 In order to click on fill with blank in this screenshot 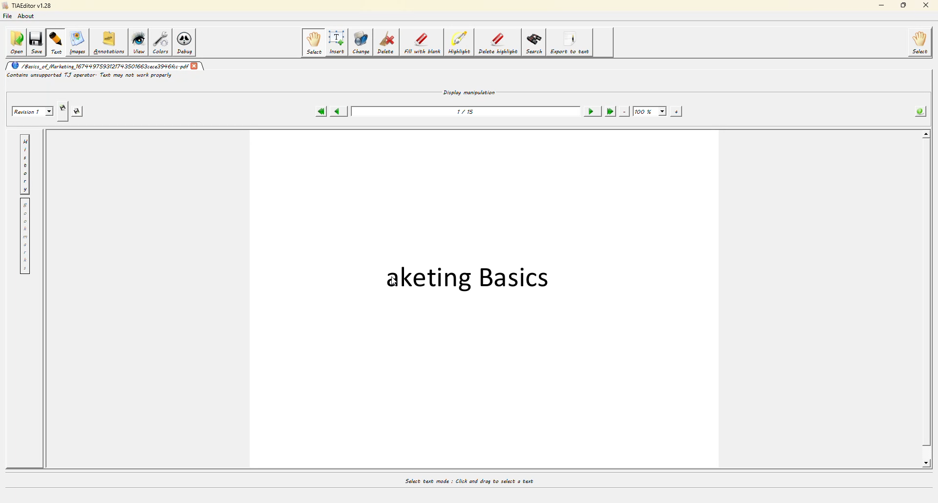, I will do `click(421, 42)`.